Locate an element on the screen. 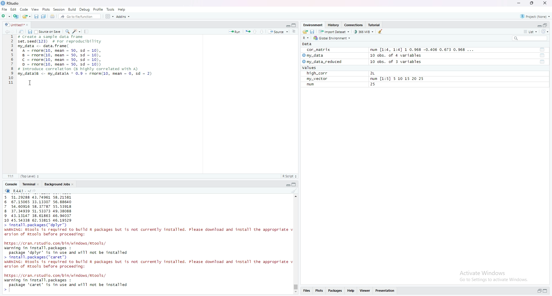 This screenshot has height=296, width=552. open in separate window is located at coordinates (546, 25).